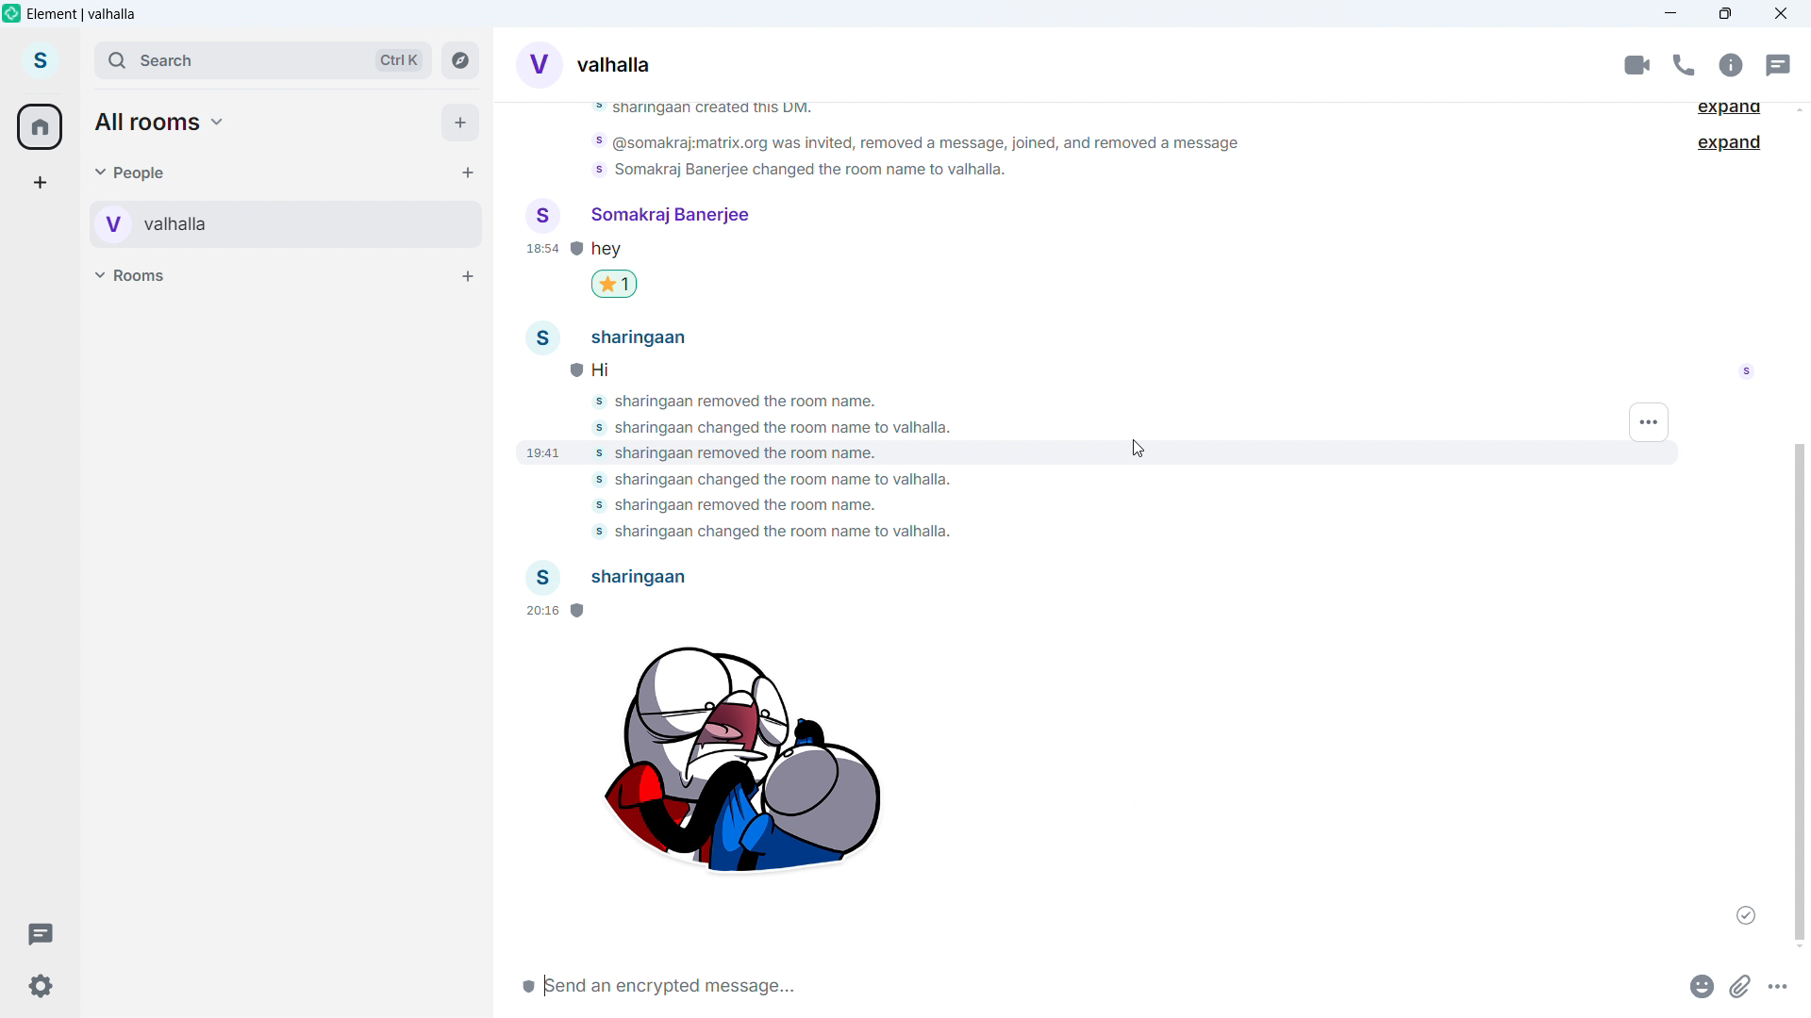 Image resolution: width=1811 pixels, height=1018 pixels. Describe the element at coordinates (1671, 14) in the screenshot. I see `minimize` at that location.